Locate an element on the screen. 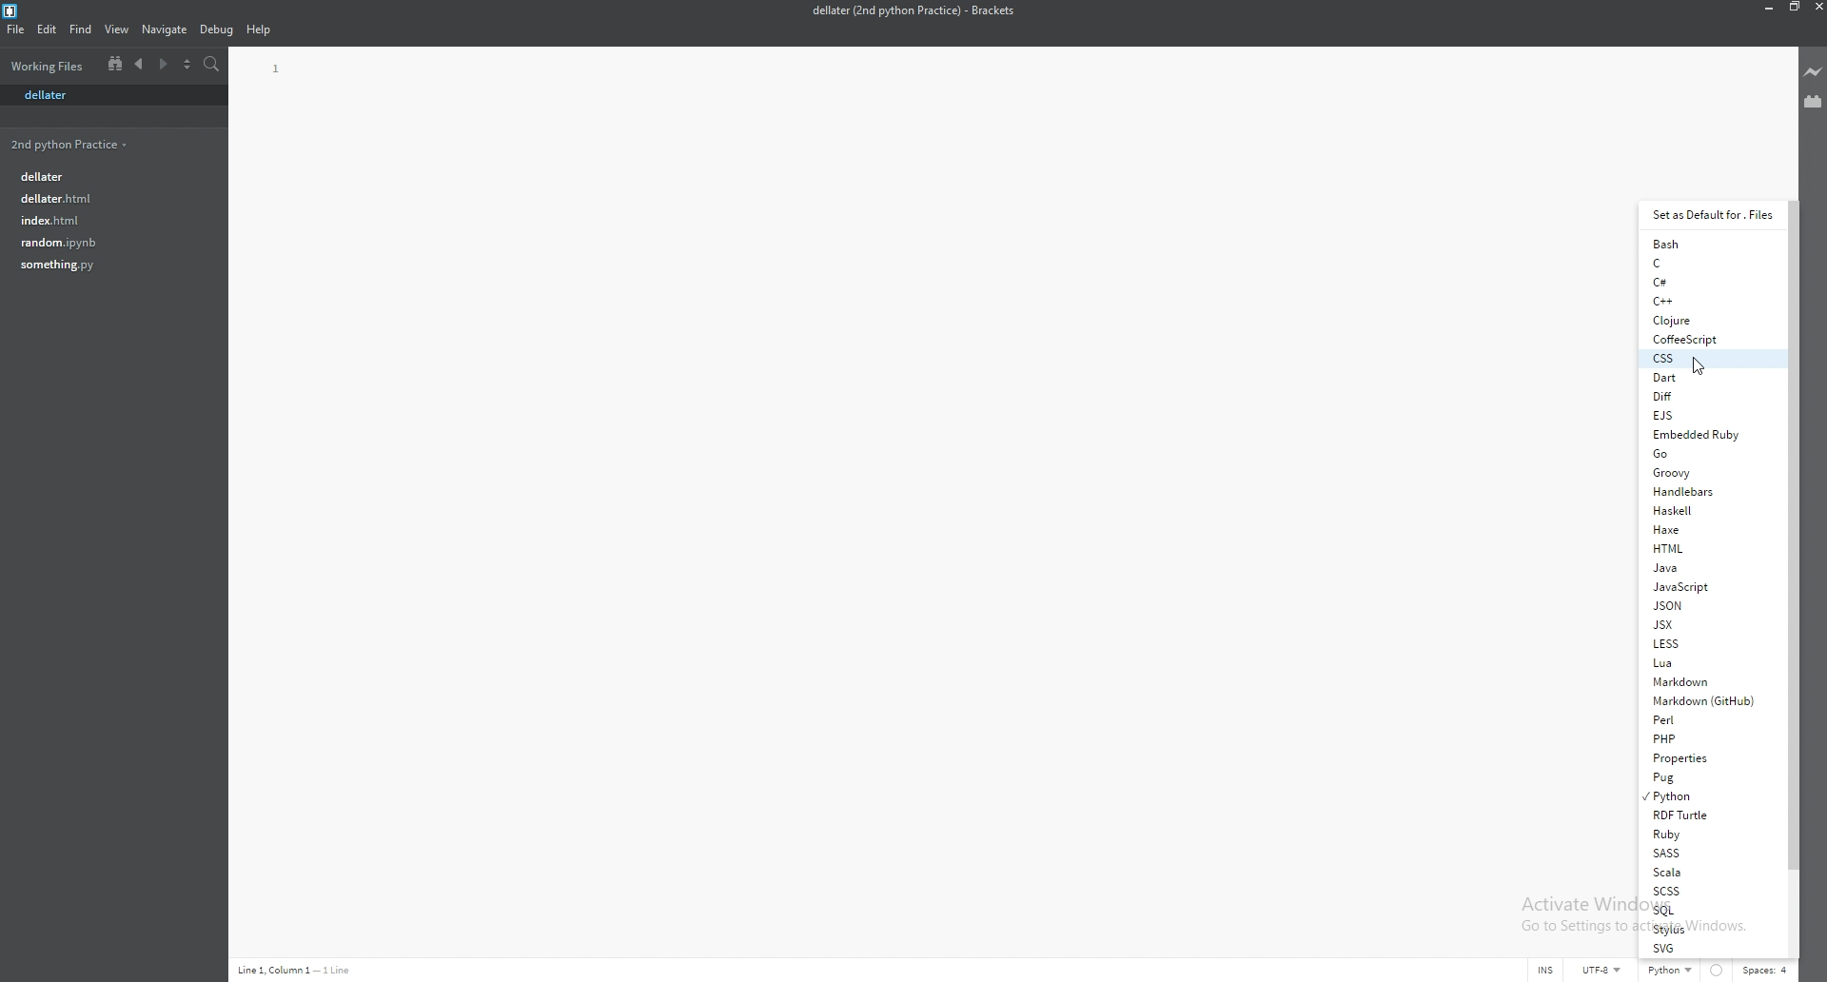  edit is located at coordinates (48, 29).